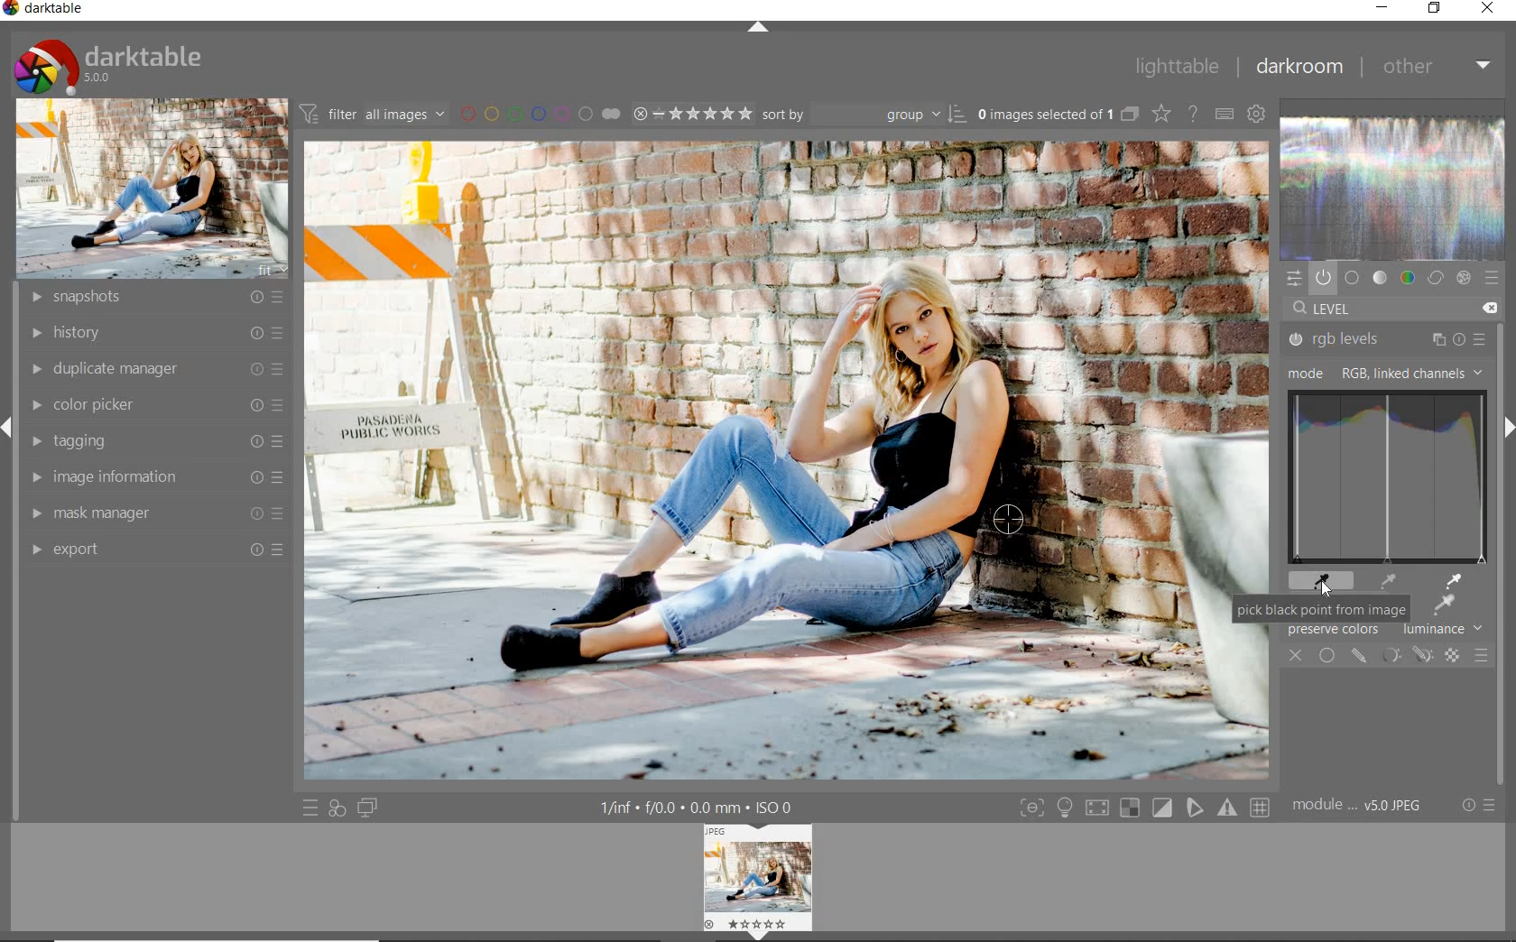 The image size is (1516, 942). Describe the element at coordinates (1325, 607) in the screenshot. I see `pick black point from image` at that location.